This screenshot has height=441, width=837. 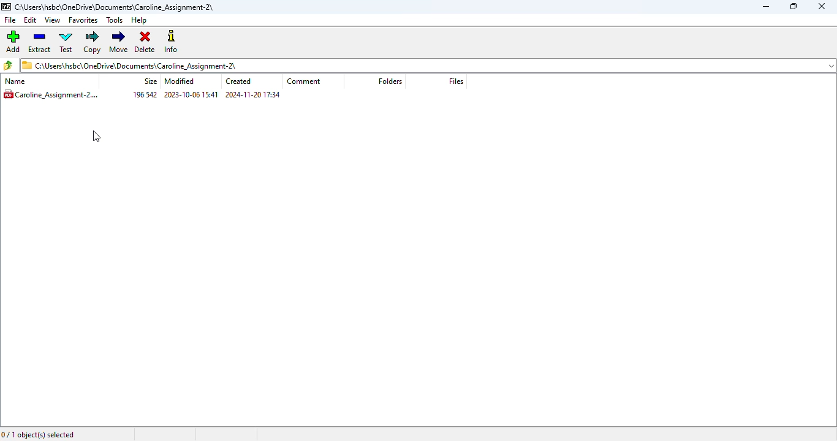 I want to click on cursor, so click(x=96, y=137).